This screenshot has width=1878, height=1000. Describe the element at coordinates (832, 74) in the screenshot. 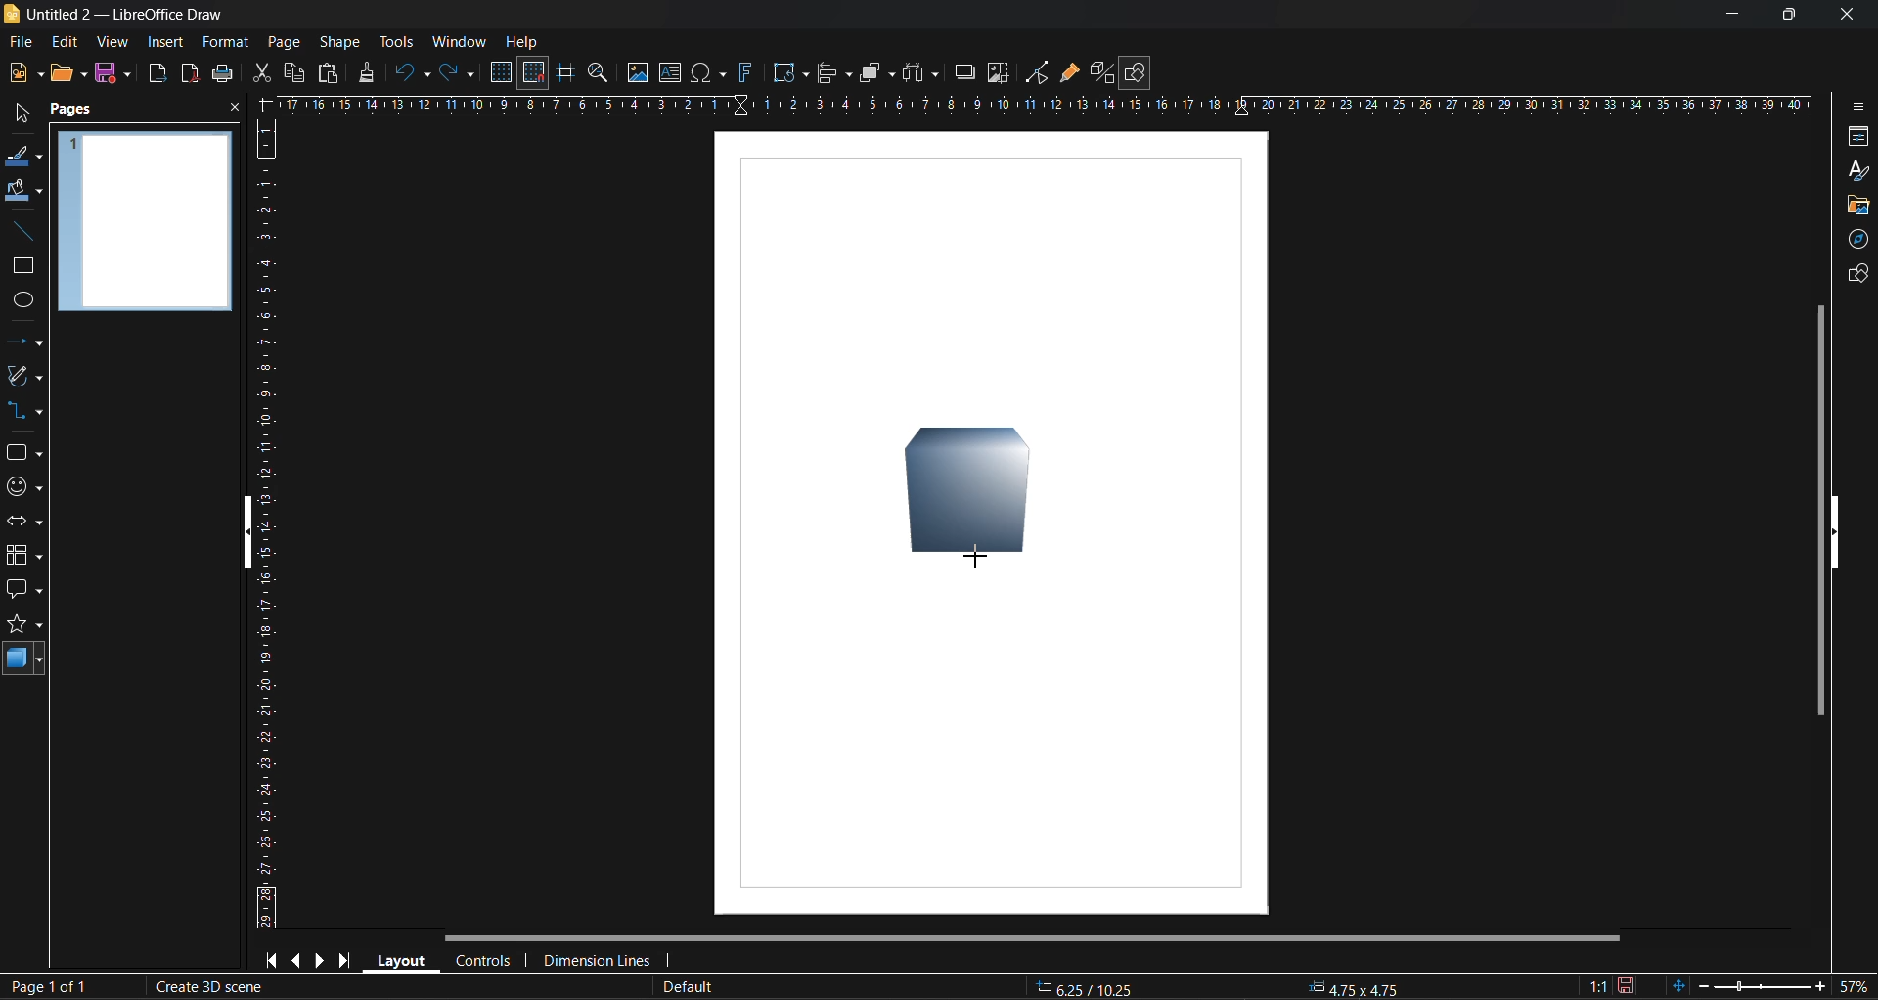

I see `align objects` at that location.